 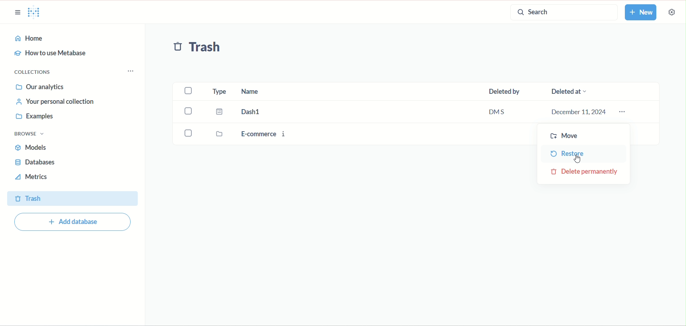 What do you see at coordinates (568, 154) in the screenshot?
I see `restore` at bounding box center [568, 154].